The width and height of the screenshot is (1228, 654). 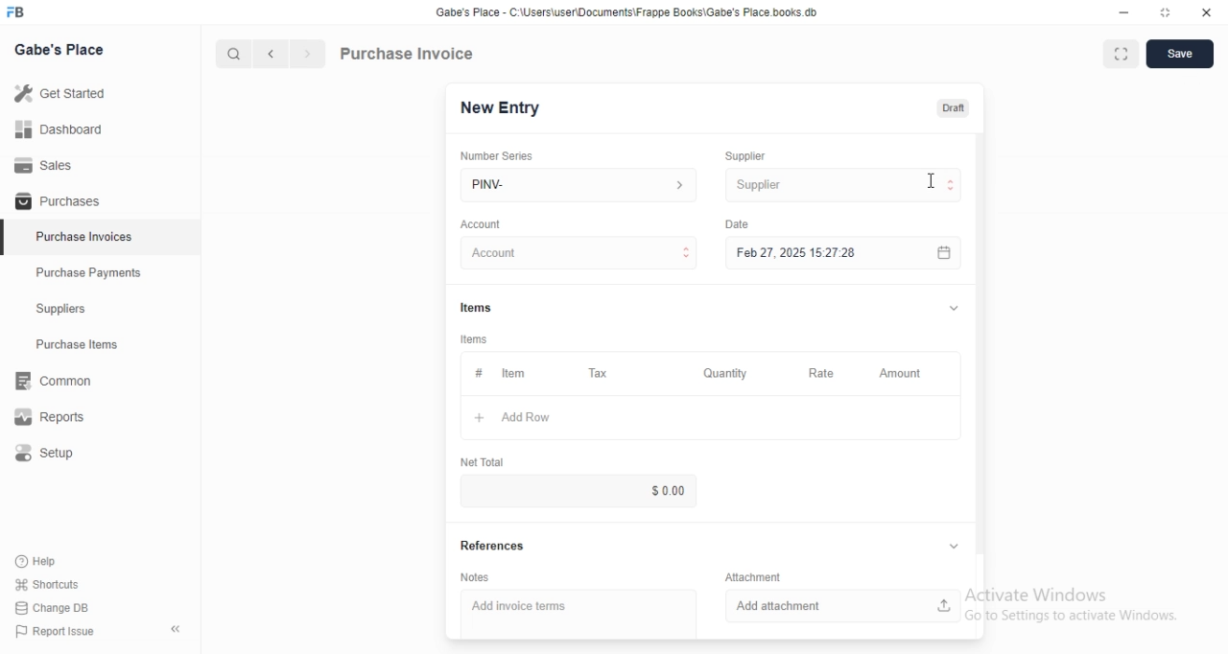 I want to click on Purchases, so click(x=100, y=199).